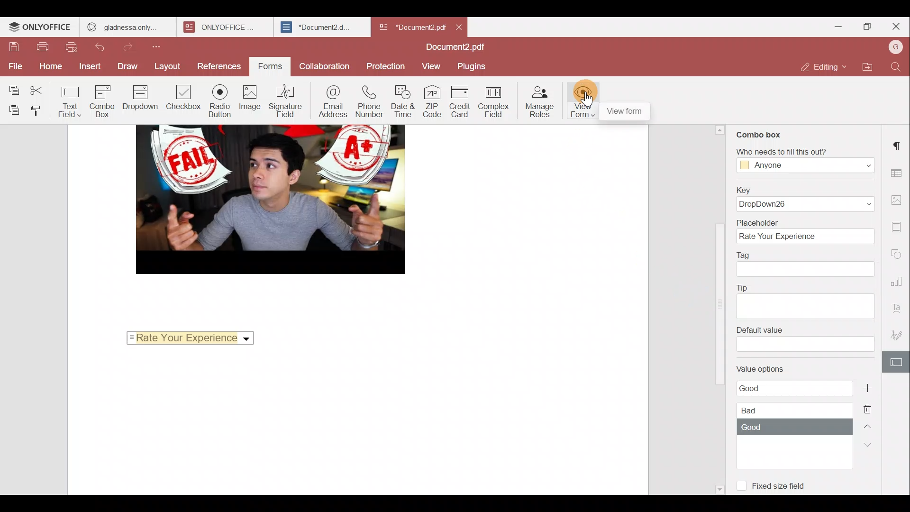 The image size is (910, 512). Describe the element at coordinates (285, 101) in the screenshot. I see `Signature field` at that location.